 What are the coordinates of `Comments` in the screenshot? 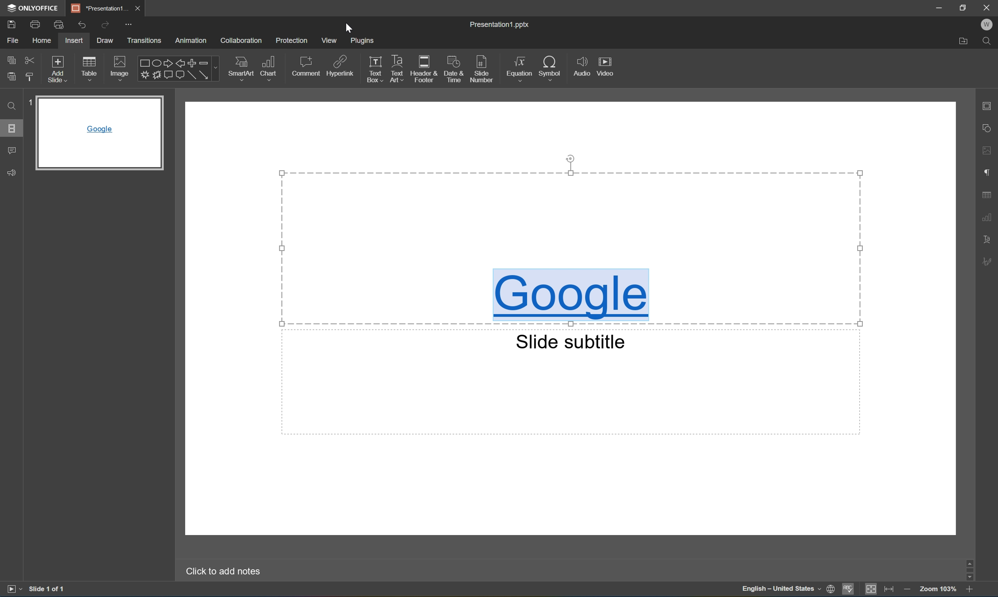 It's located at (11, 152).